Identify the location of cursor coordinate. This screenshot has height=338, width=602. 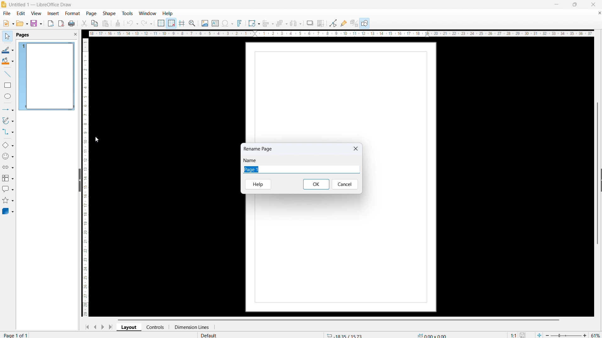
(344, 335).